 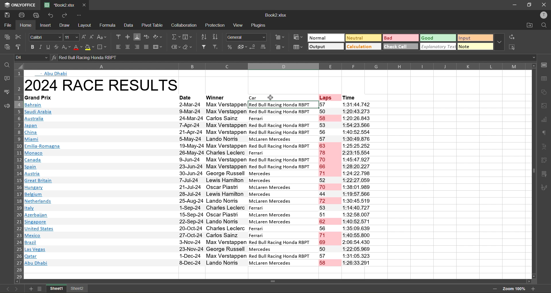 What do you see at coordinates (7, 48) in the screenshot?
I see `paste` at bounding box center [7, 48].